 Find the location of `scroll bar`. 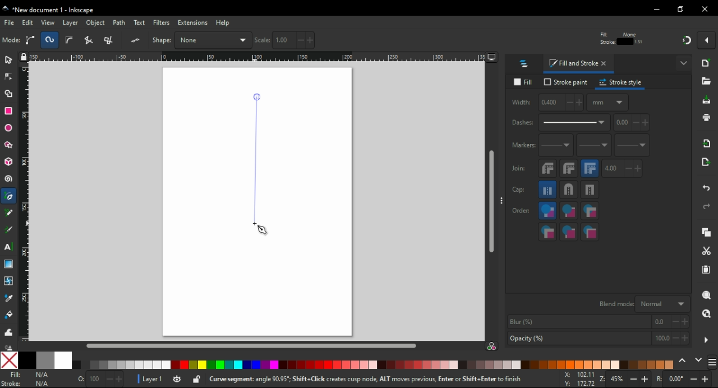

scroll bar is located at coordinates (492, 202).